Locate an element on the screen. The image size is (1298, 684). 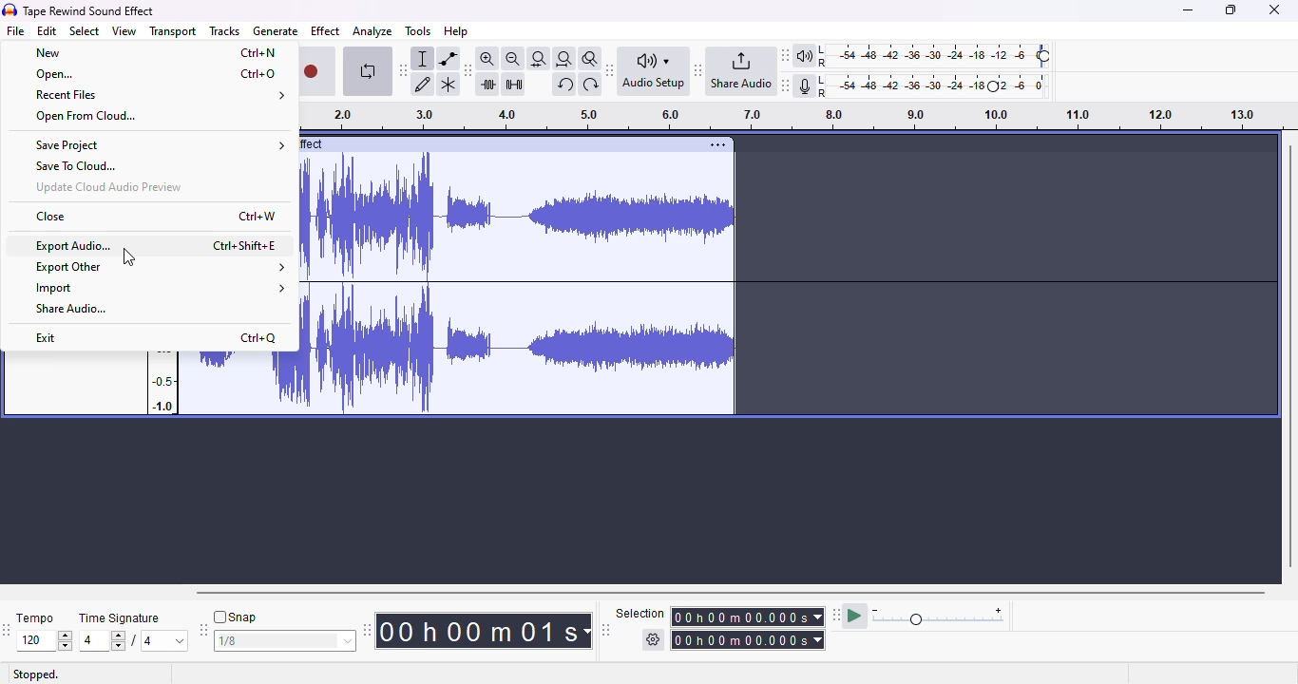
exit is located at coordinates (48, 337).